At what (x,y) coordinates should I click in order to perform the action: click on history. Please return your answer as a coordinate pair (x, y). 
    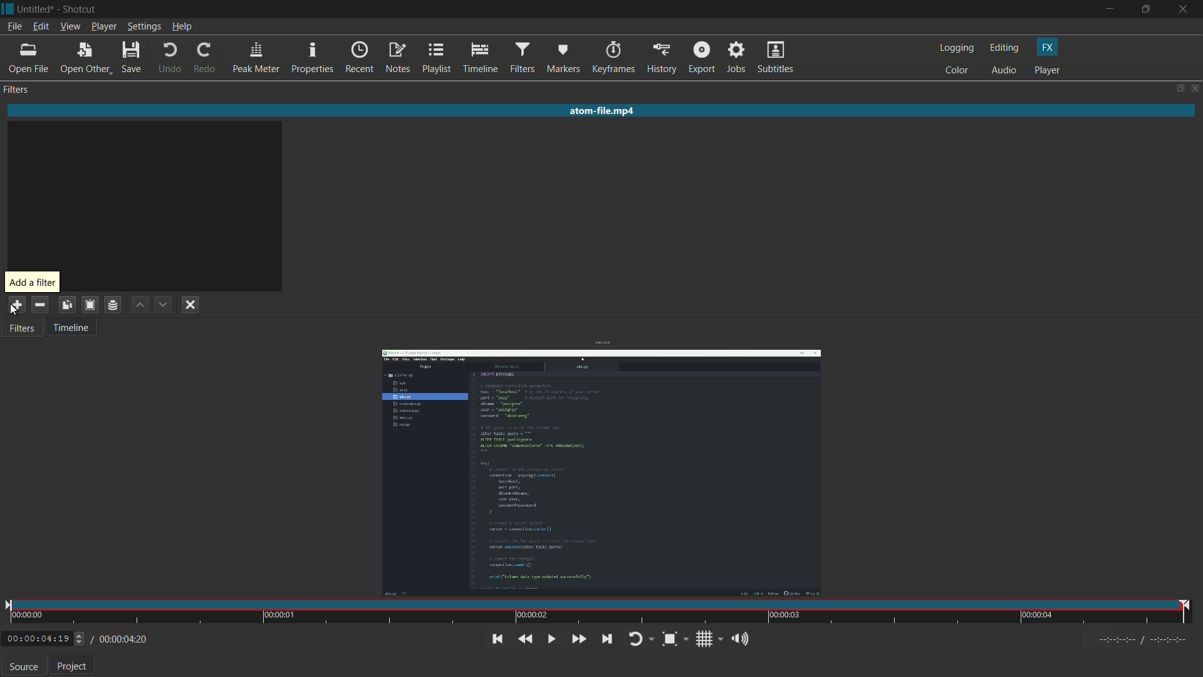
    Looking at the image, I should click on (661, 58).